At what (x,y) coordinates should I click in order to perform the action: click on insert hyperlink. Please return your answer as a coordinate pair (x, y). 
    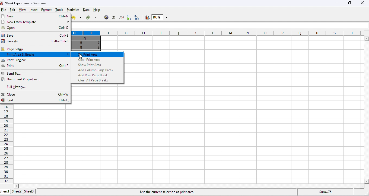
    Looking at the image, I should click on (106, 17).